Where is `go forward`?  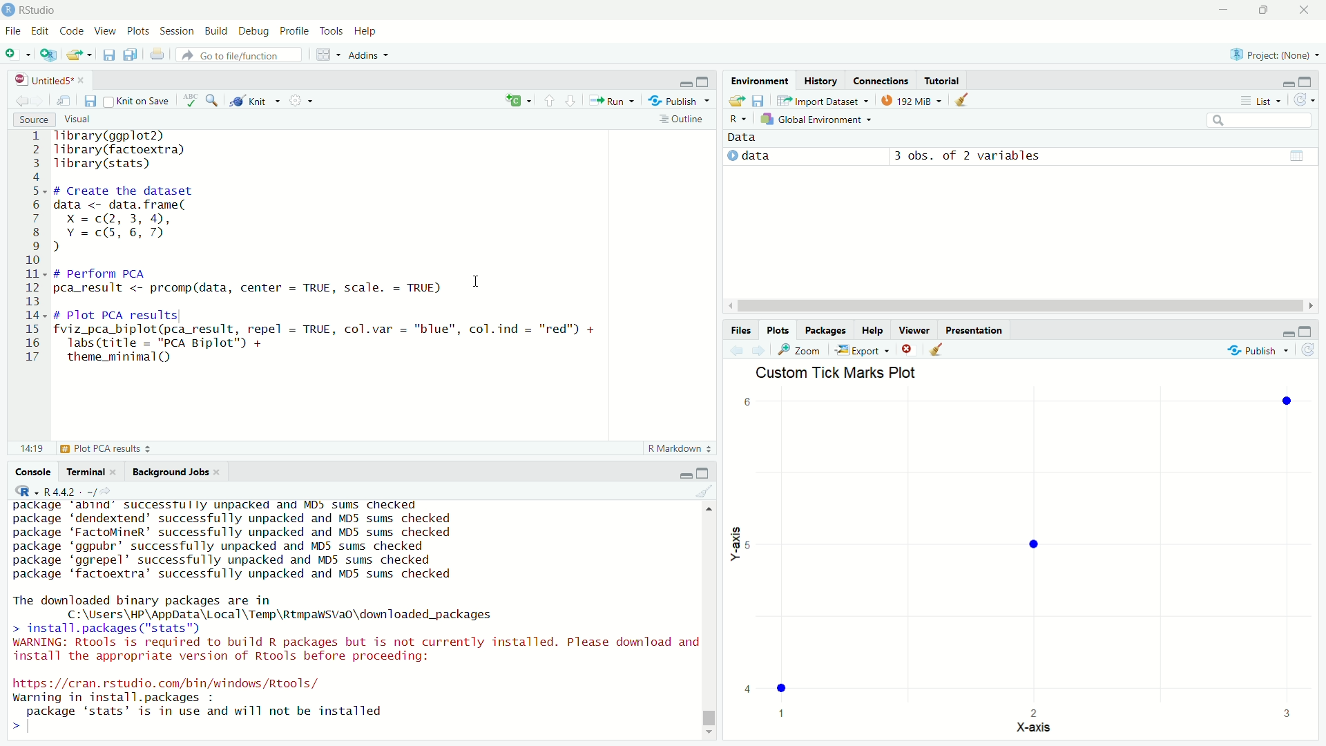 go forward is located at coordinates (760, 350).